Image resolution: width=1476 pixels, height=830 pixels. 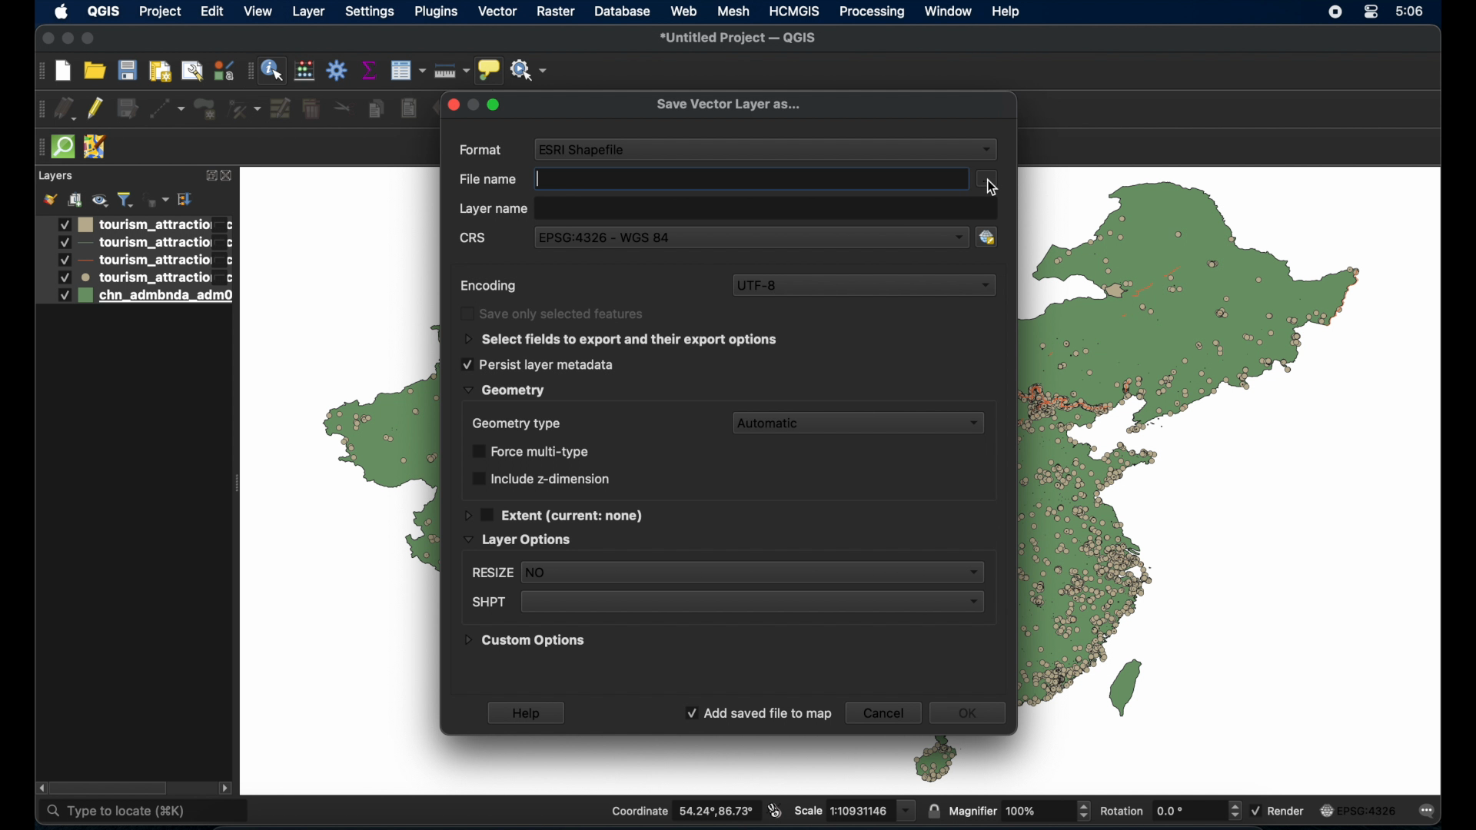 What do you see at coordinates (134, 297) in the screenshot?
I see `layer 5` at bounding box center [134, 297].